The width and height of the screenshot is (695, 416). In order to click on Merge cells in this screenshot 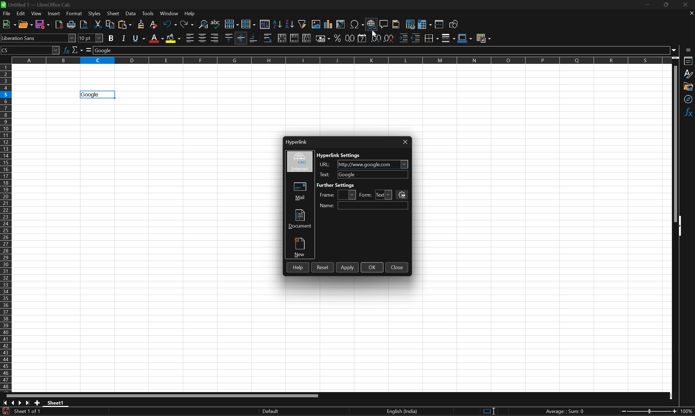, I will do `click(295, 38)`.